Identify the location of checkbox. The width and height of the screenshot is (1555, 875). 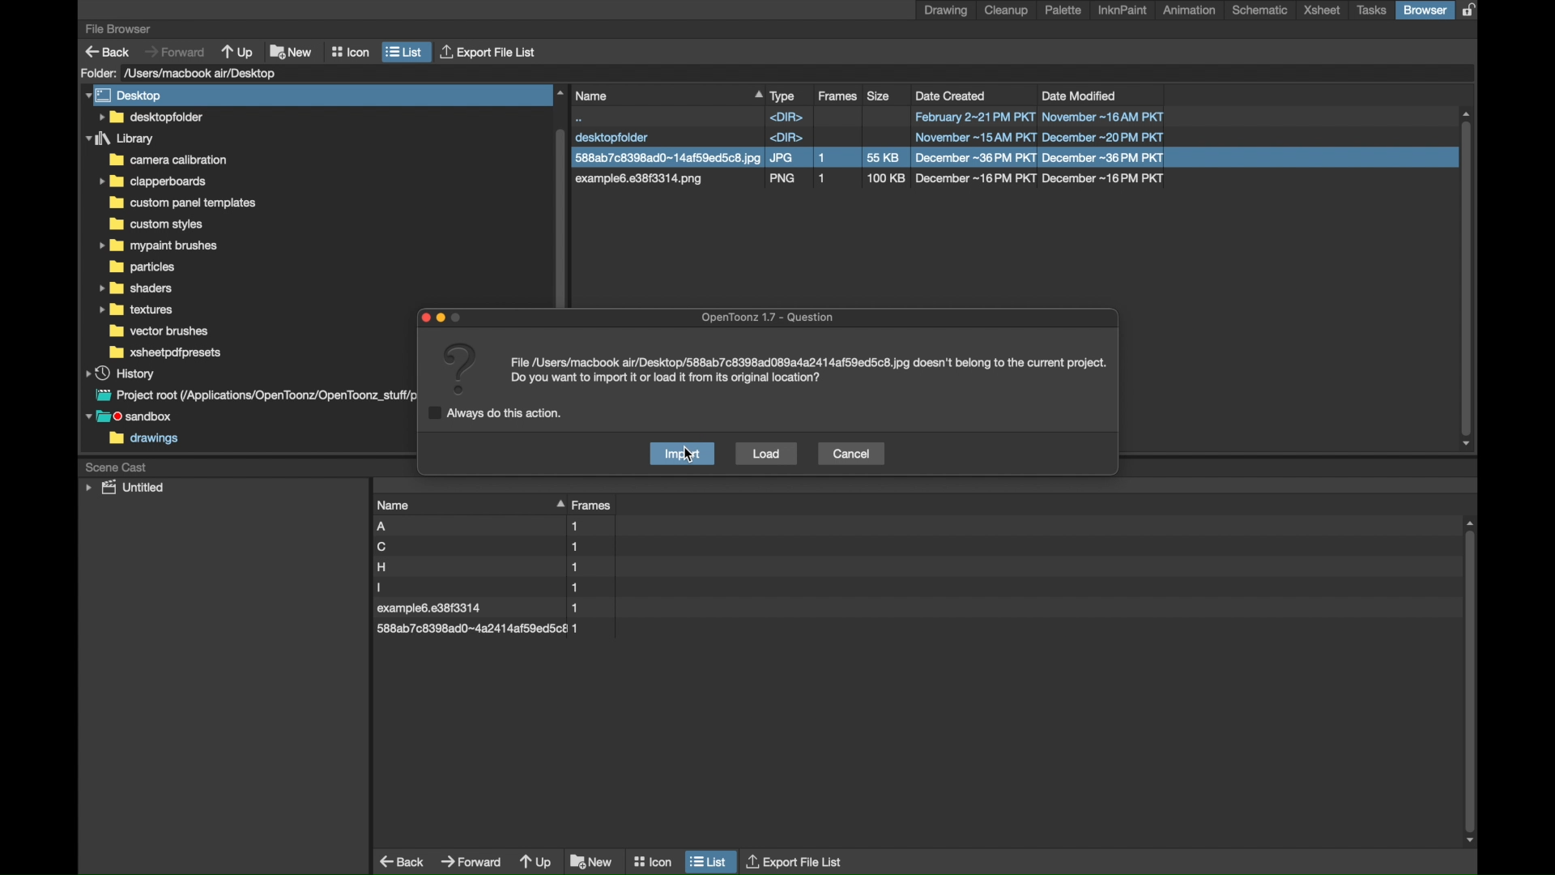
(495, 413).